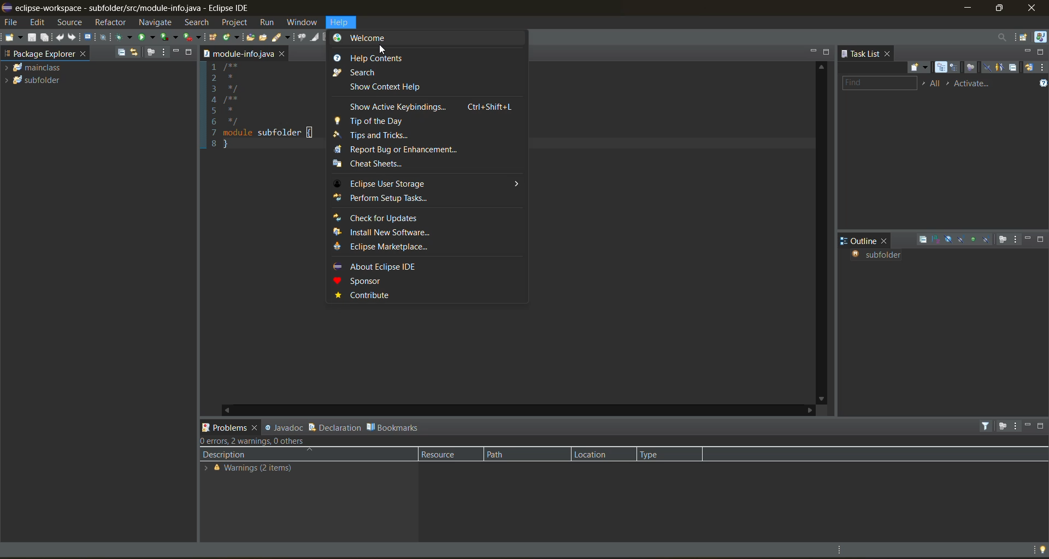 The width and height of the screenshot is (1049, 559). Describe the element at coordinates (225, 429) in the screenshot. I see `problems` at that location.